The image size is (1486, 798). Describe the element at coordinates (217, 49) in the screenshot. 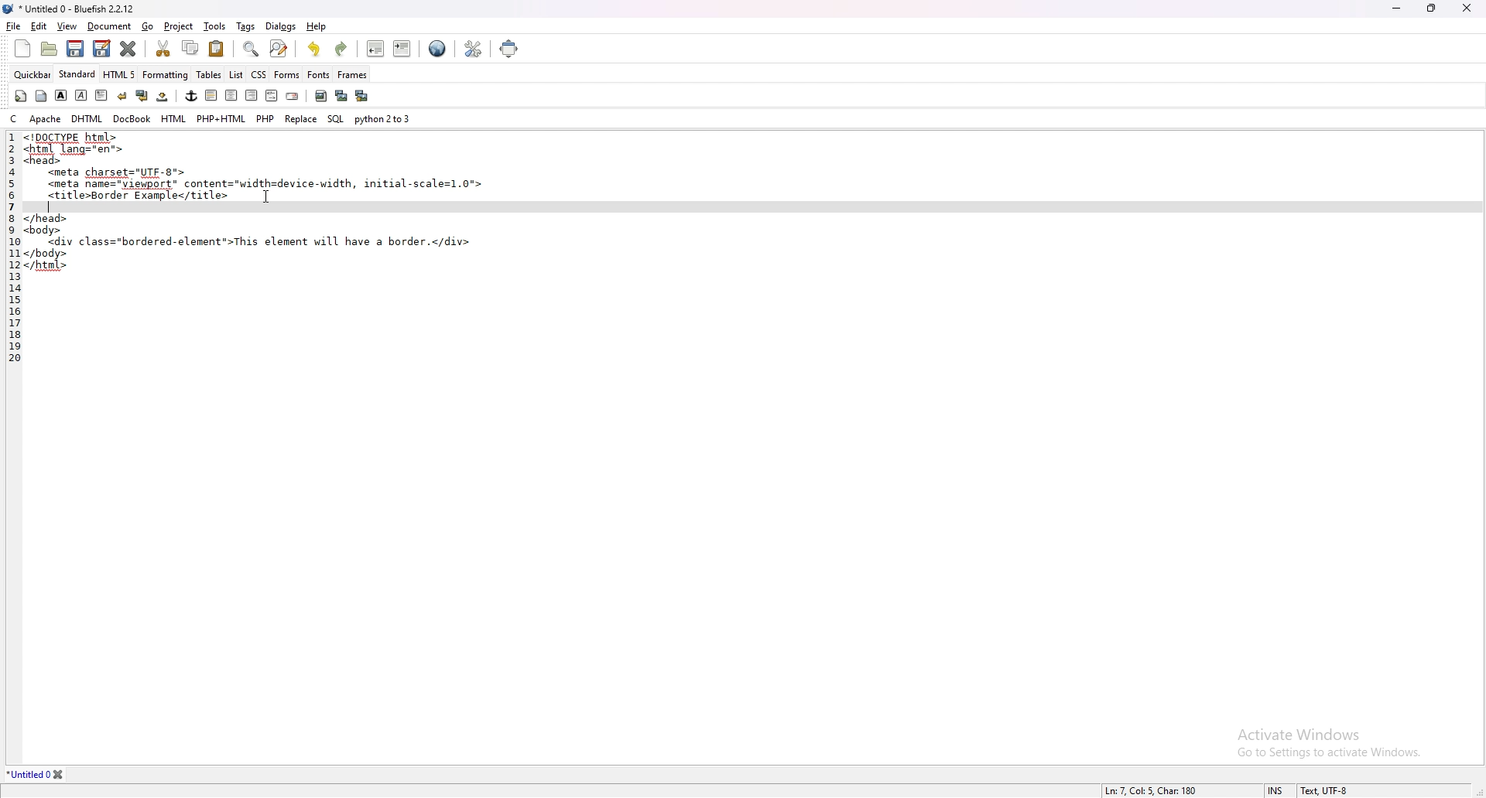

I see `paste` at that location.